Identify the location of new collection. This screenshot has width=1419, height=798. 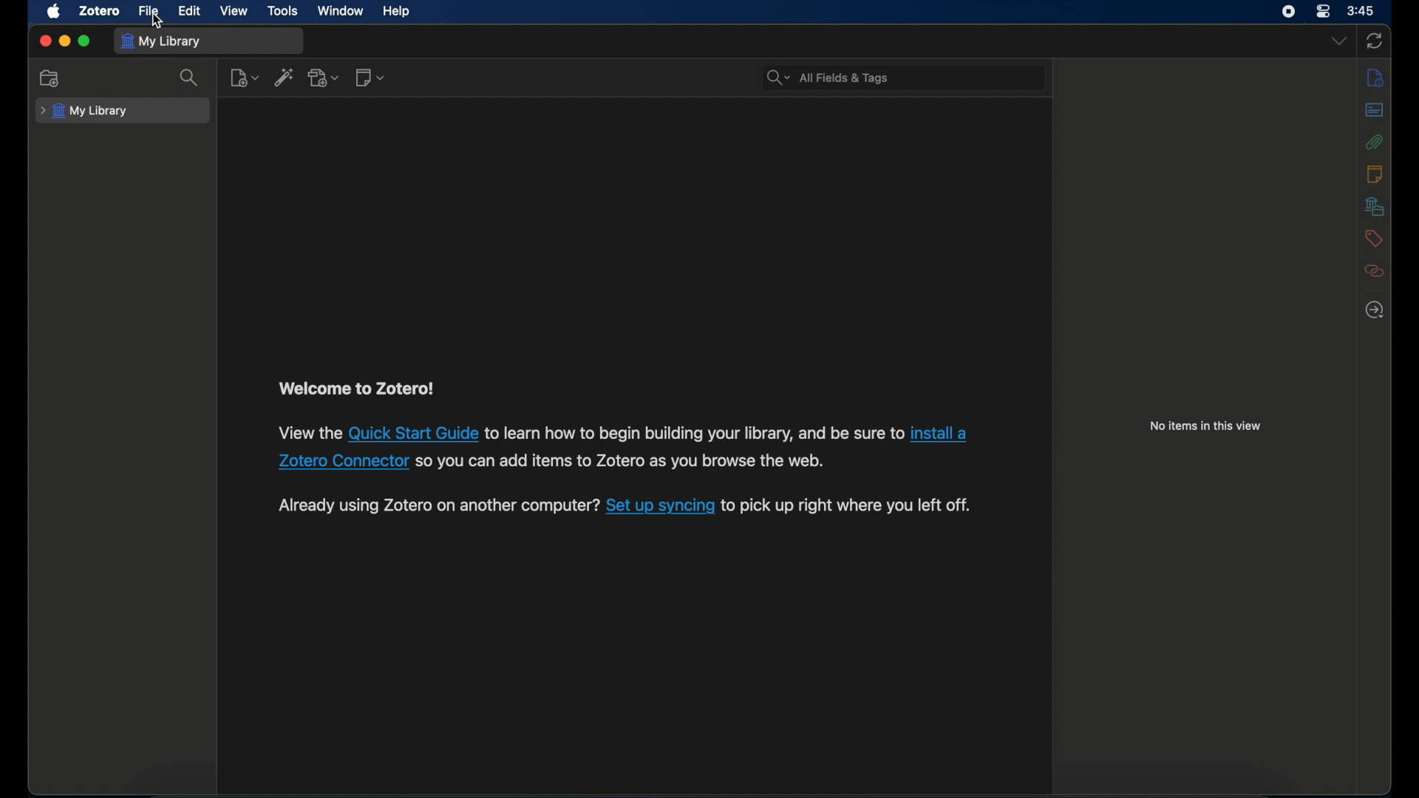
(50, 78).